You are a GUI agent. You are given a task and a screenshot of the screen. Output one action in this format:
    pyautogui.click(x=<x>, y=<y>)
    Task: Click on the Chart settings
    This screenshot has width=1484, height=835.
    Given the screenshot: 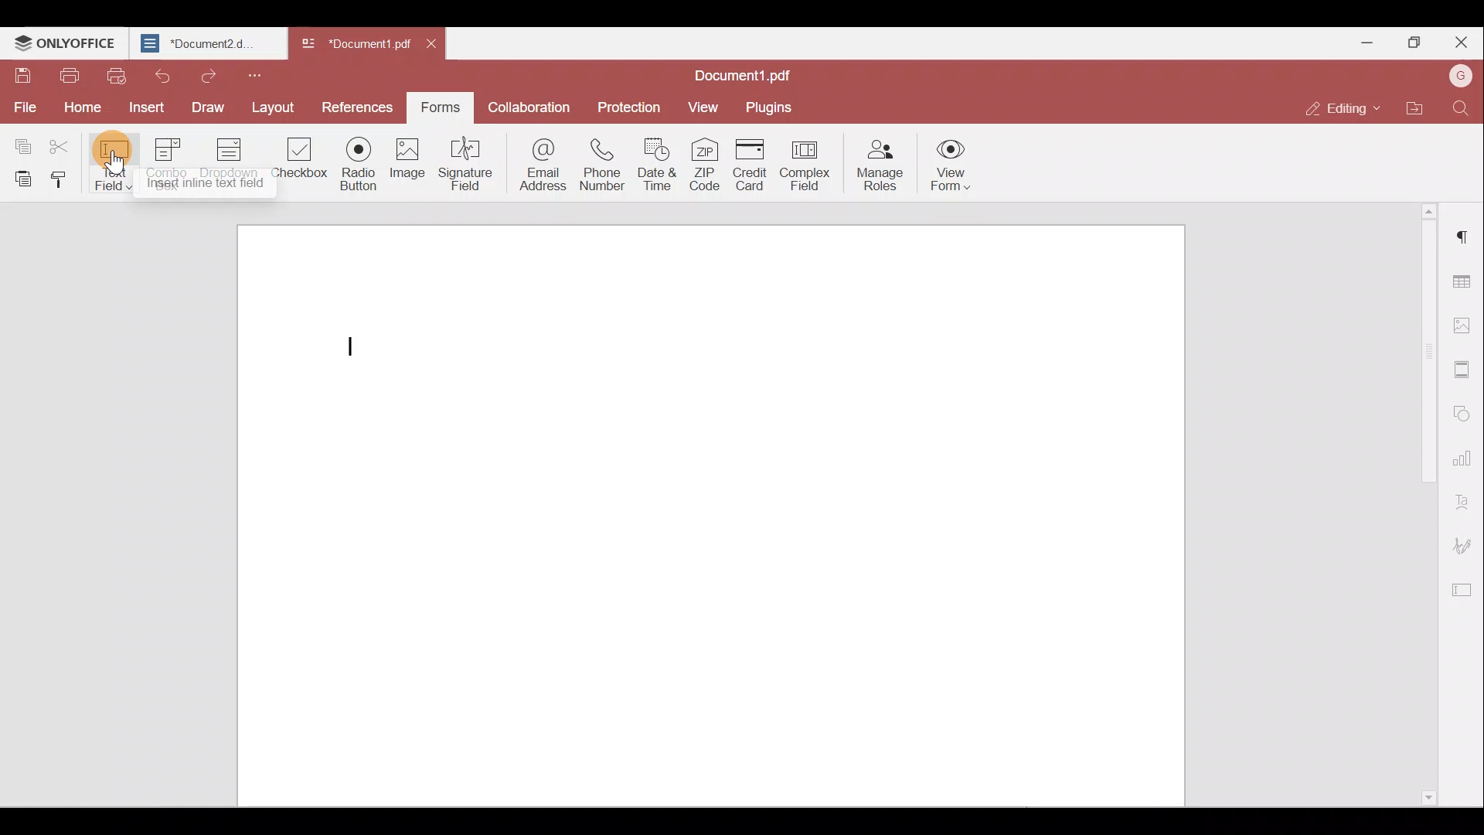 What is the action you would take?
    pyautogui.click(x=1465, y=457)
    